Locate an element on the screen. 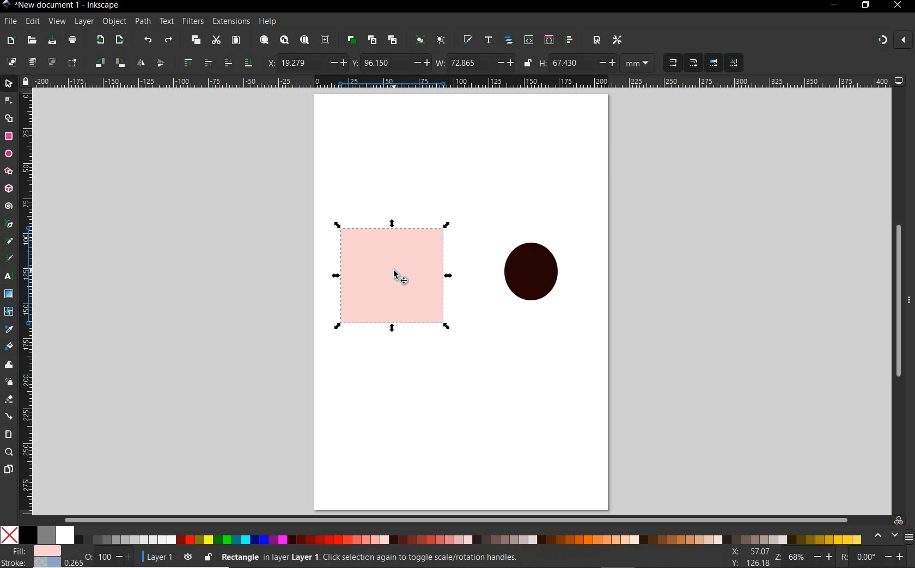 The width and height of the screenshot is (915, 568). filters is located at coordinates (192, 22).